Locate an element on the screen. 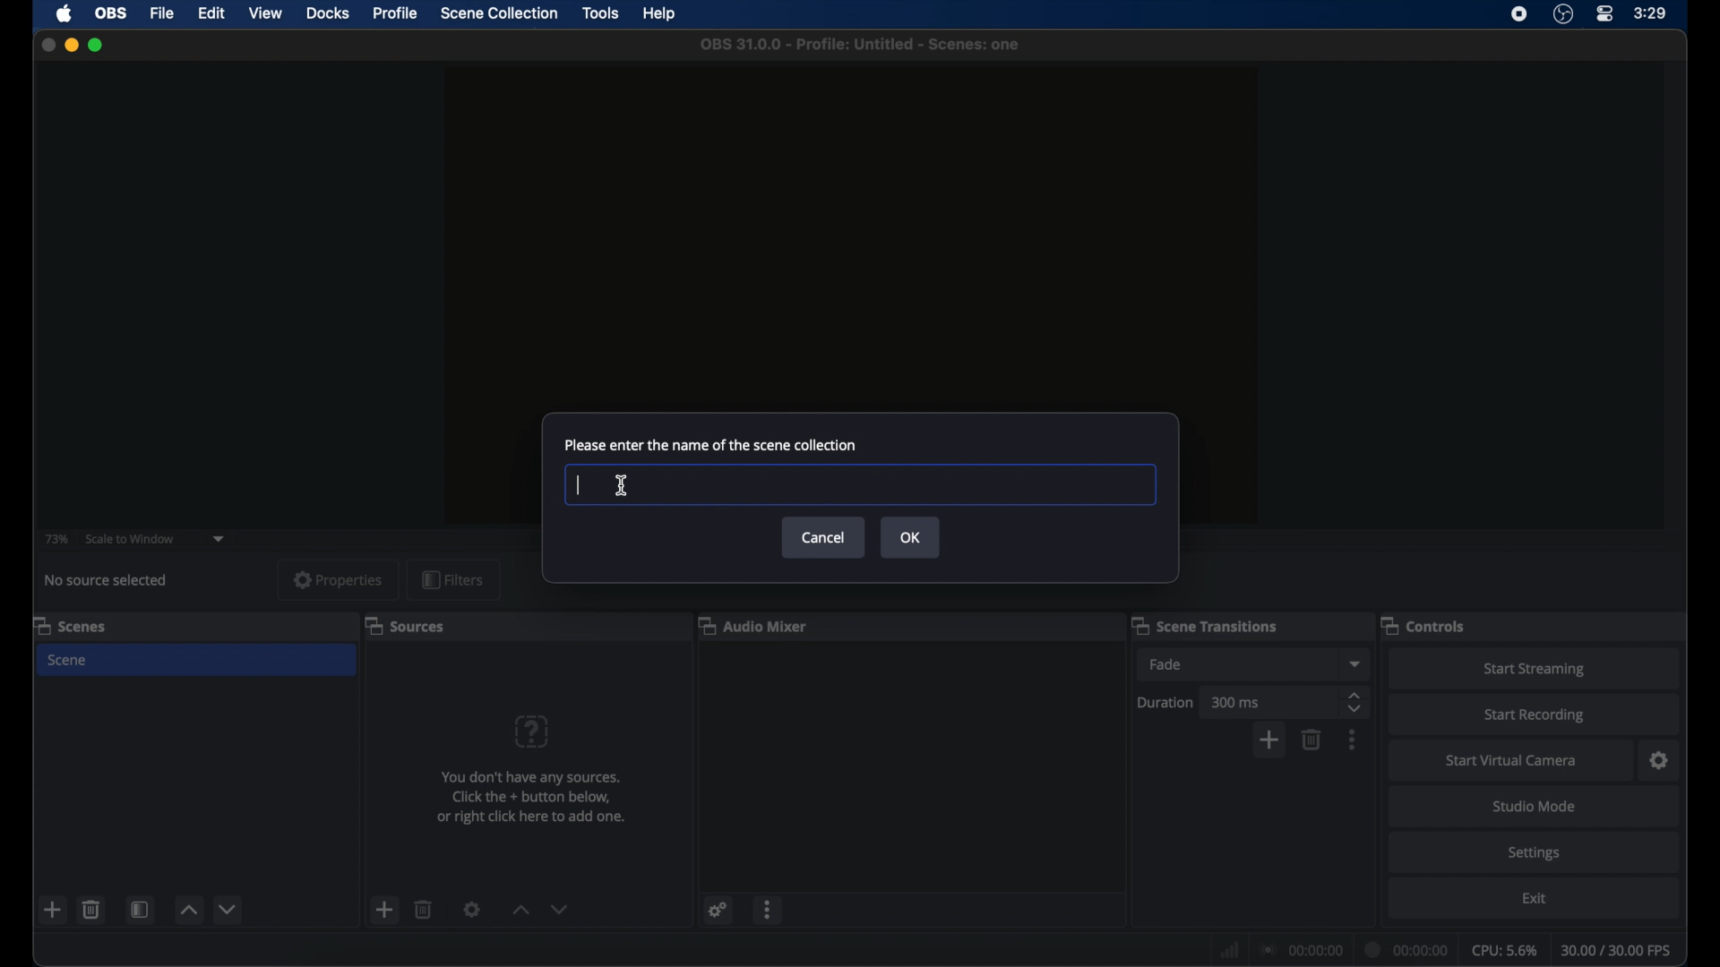 The width and height of the screenshot is (1720, 967). cursor is located at coordinates (623, 485).